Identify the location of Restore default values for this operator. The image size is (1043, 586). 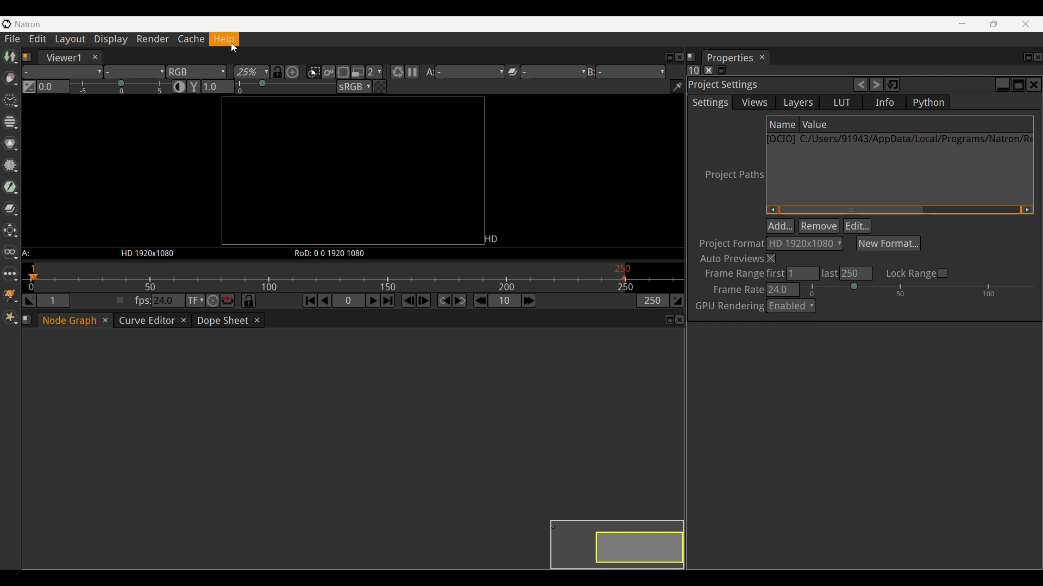
(893, 85).